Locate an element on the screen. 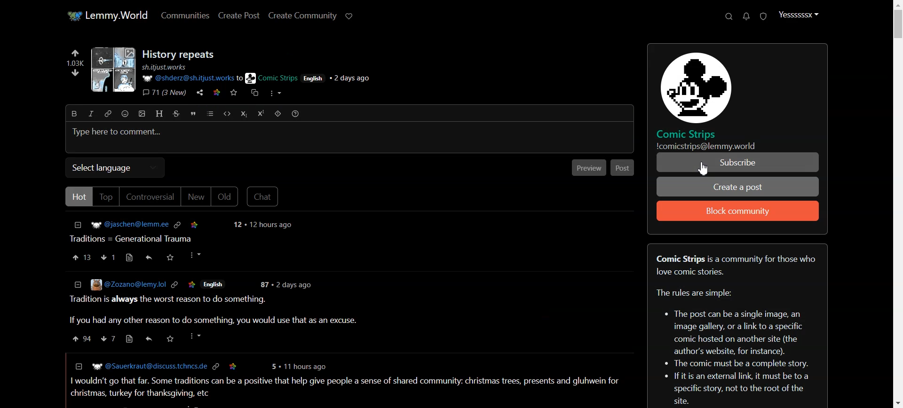 This screenshot has height=408, width=903. Share is located at coordinates (200, 93).